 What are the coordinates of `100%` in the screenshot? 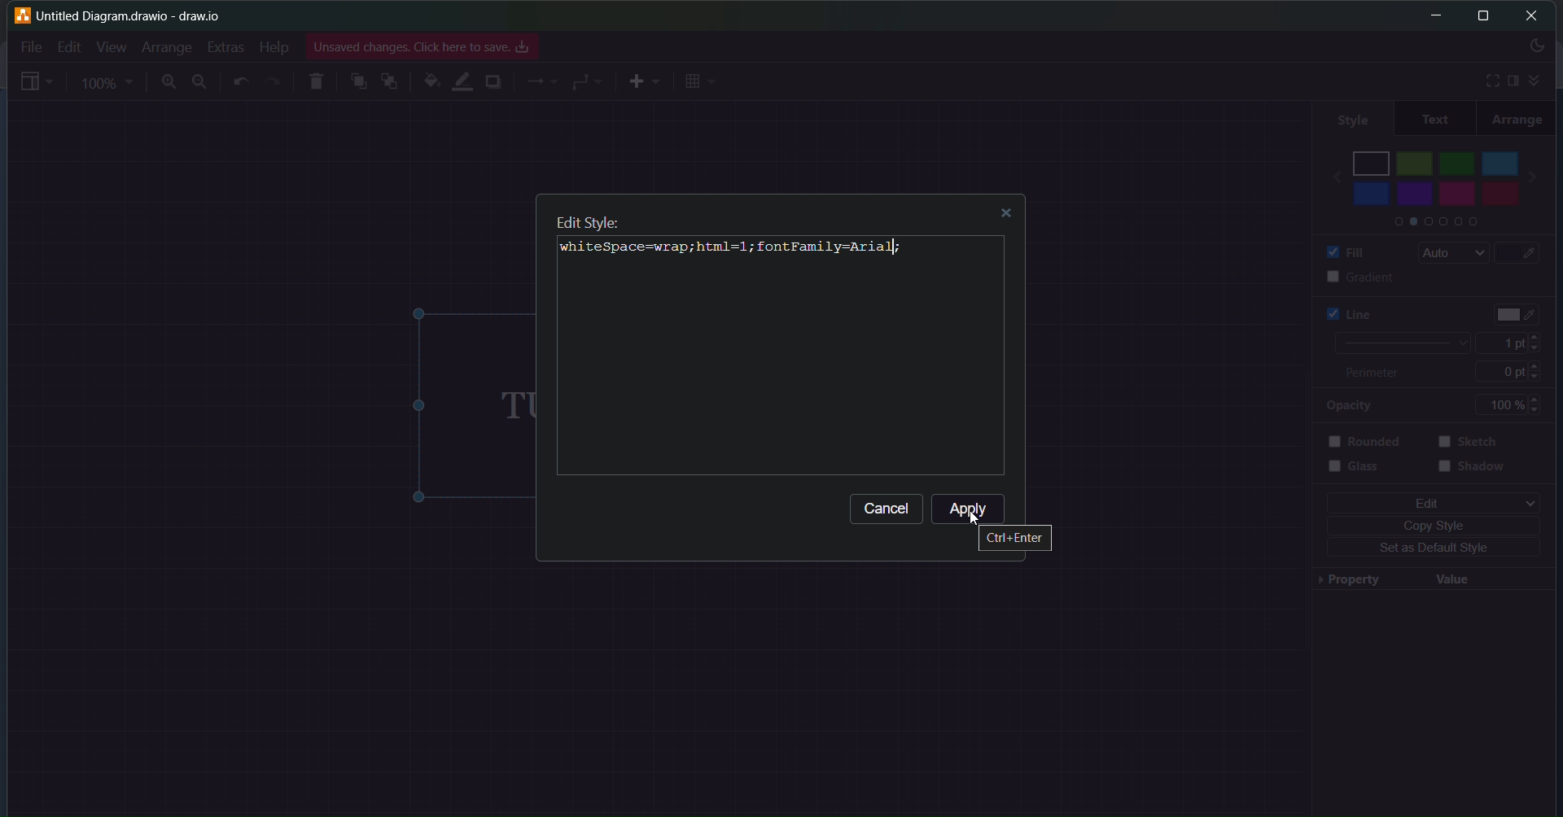 It's located at (1515, 404).